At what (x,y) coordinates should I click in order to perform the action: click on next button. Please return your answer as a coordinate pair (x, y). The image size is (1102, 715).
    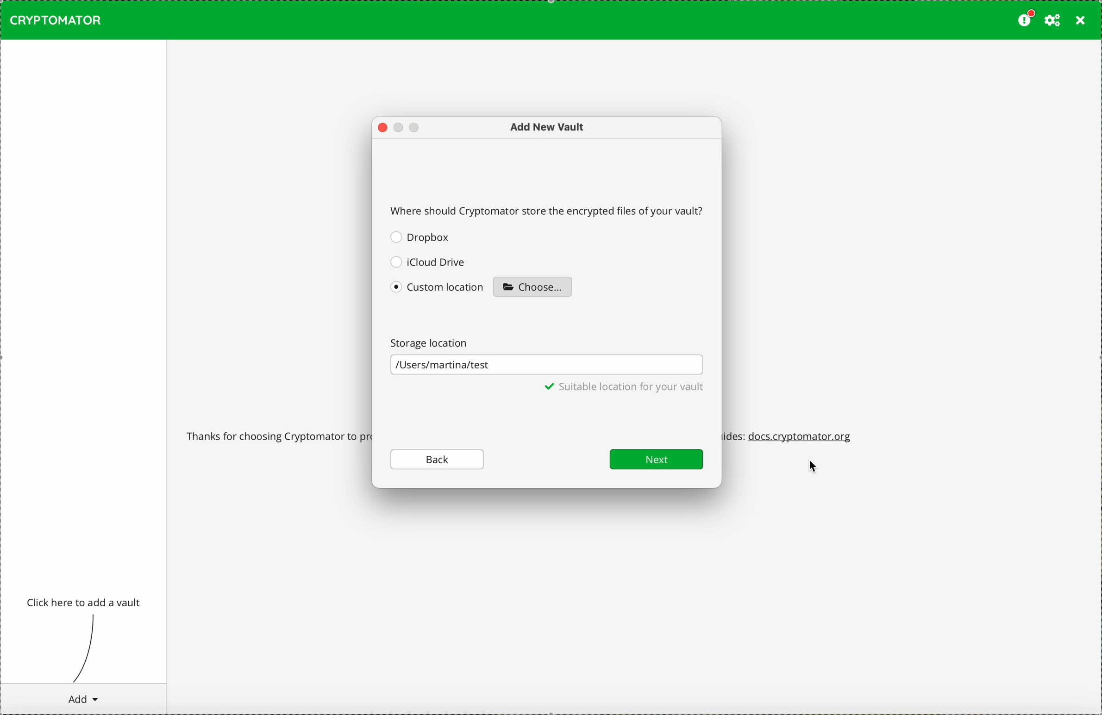
    Looking at the image, I should click on (656, 459).